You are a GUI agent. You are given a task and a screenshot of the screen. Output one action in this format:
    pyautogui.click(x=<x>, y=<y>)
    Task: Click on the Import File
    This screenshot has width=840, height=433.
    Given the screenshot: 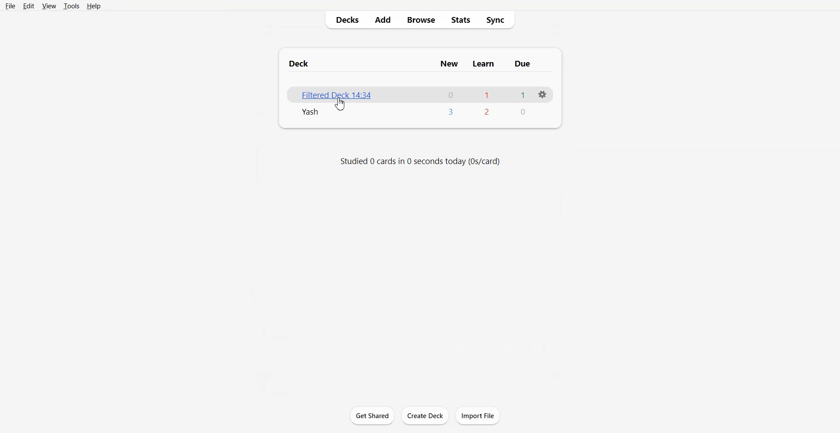 What is the action you would take?
    pyautogui.click(x=478, y=416)
    